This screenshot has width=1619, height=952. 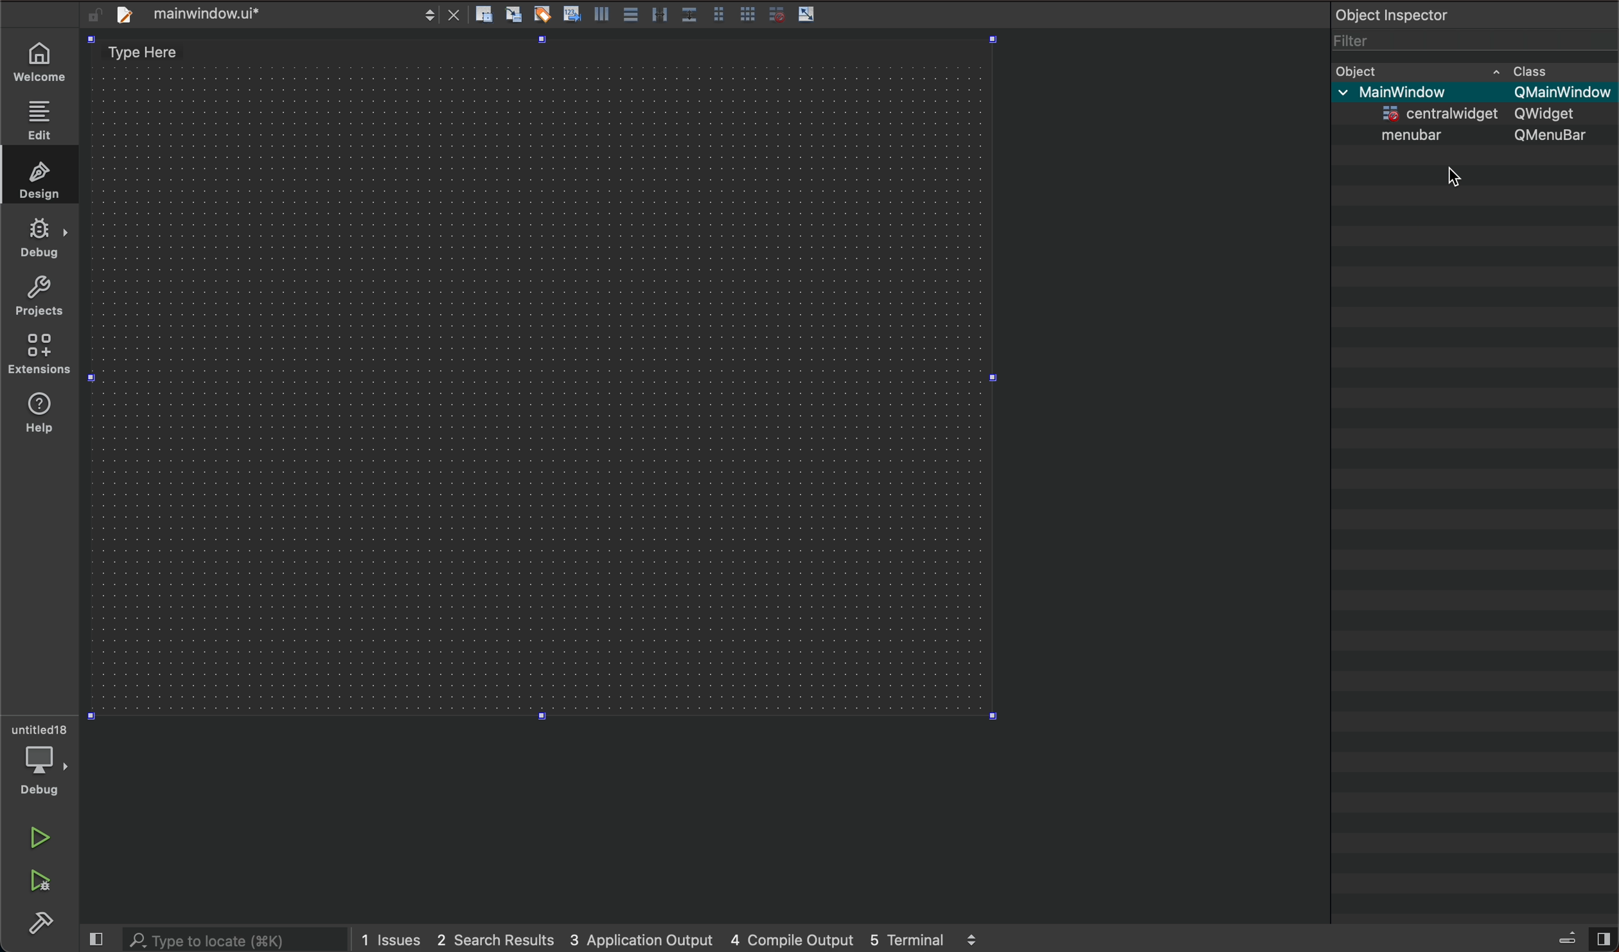 What do you see at coordinates (36, 123) in the screenshot?
I see `edit` at bounding box center [36, 123].